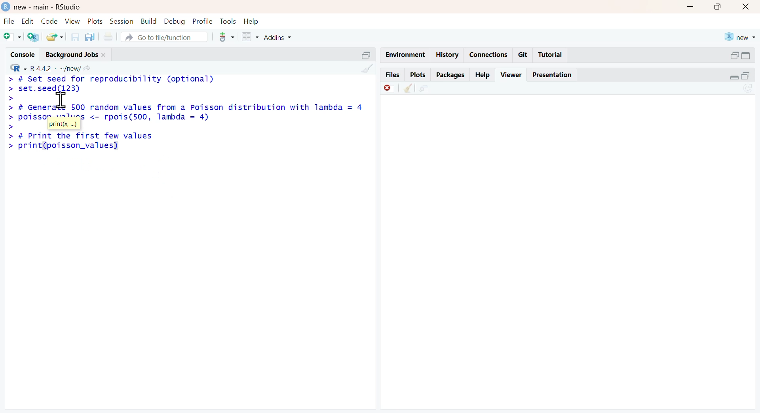  What do you see at coordinates (95, 21) in the screenshot?
I see `plots` at bounding box center [95, 21].